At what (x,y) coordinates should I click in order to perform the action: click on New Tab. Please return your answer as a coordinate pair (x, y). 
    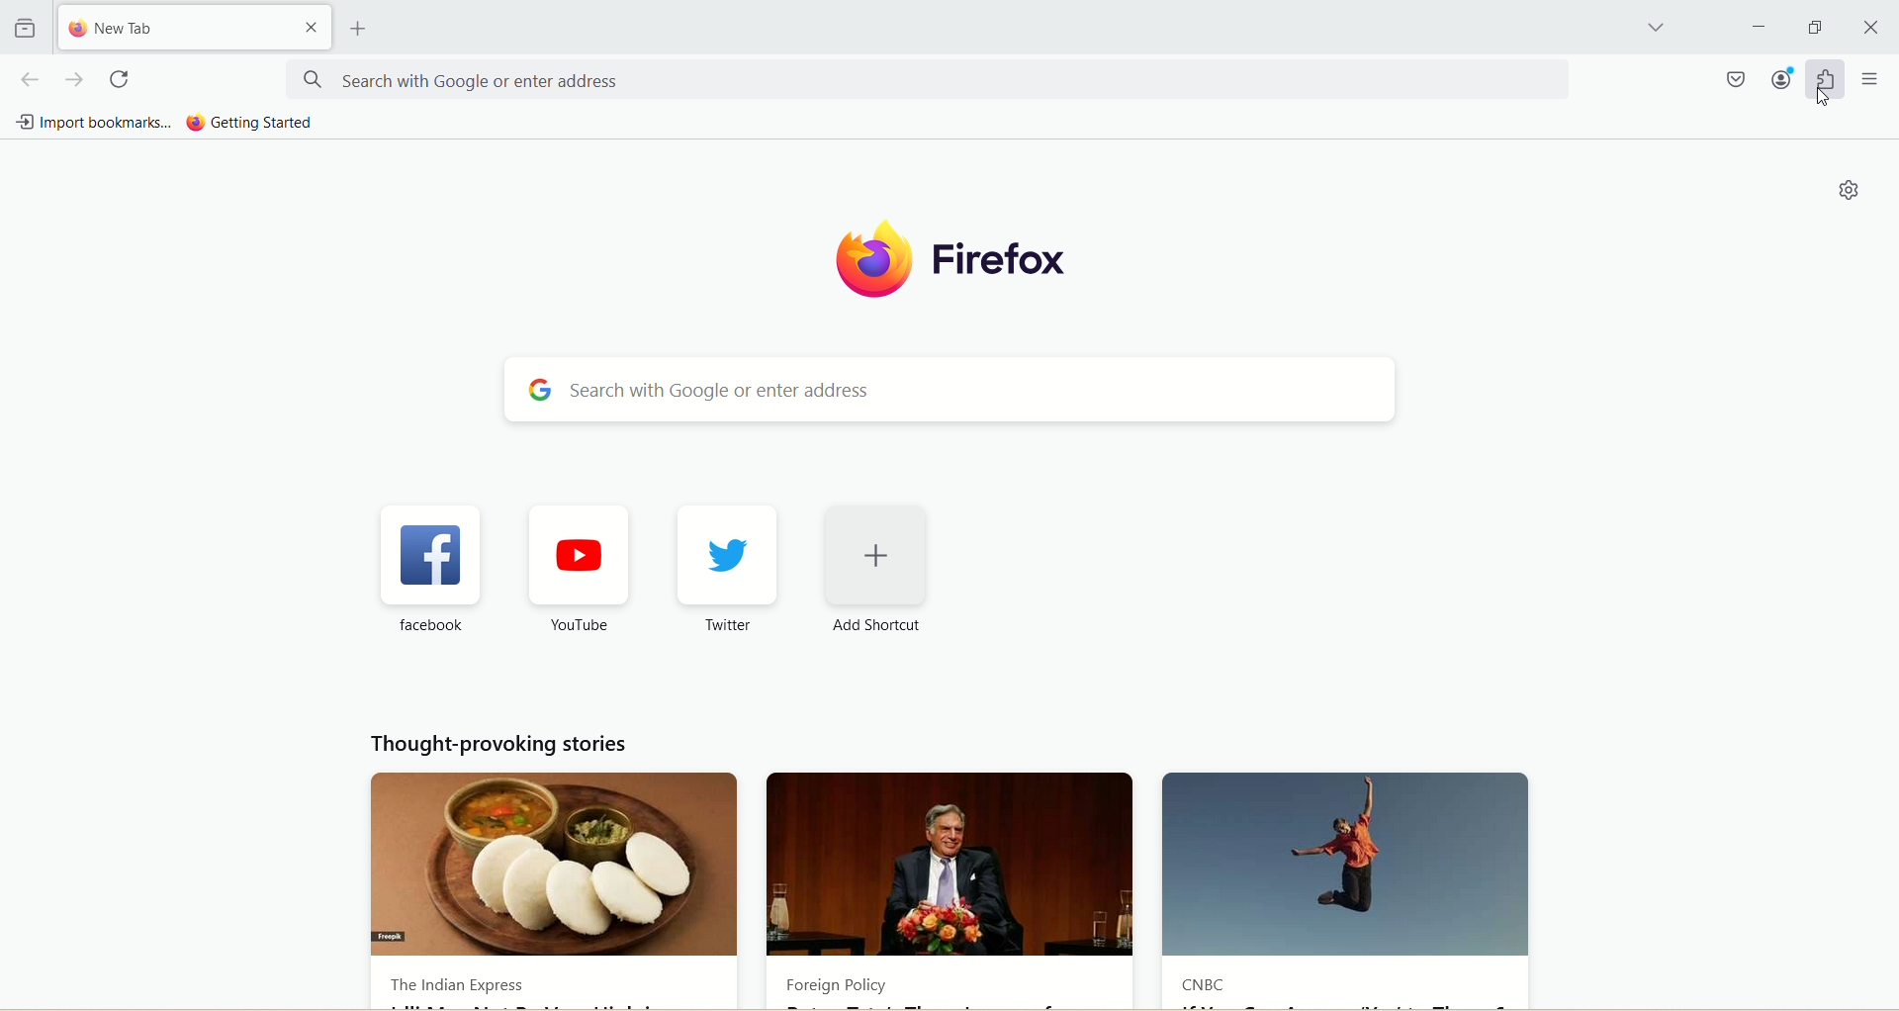
    Looking at the image, I should click on (175, 26).